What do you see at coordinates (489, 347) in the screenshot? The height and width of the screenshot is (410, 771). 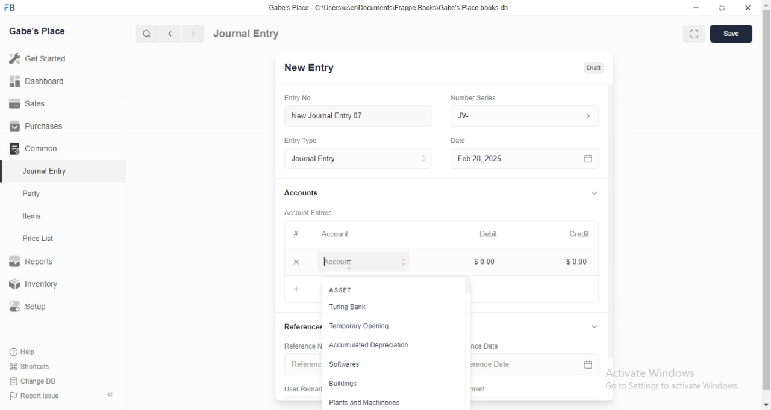 I see `‘Reference Date` at bounding box center [489, 347].